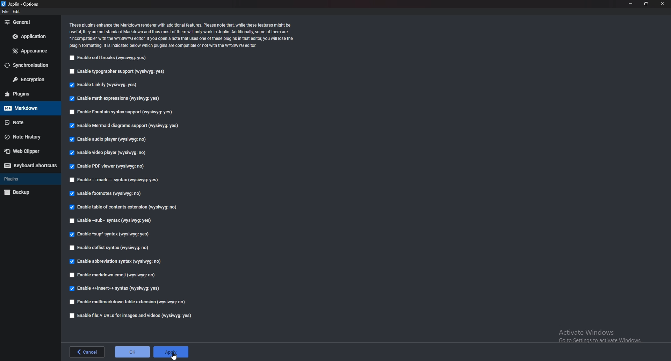 Image resolution: width=671 pixels, height=361 pixels. I want to click on Plugins, so click(29, 179).